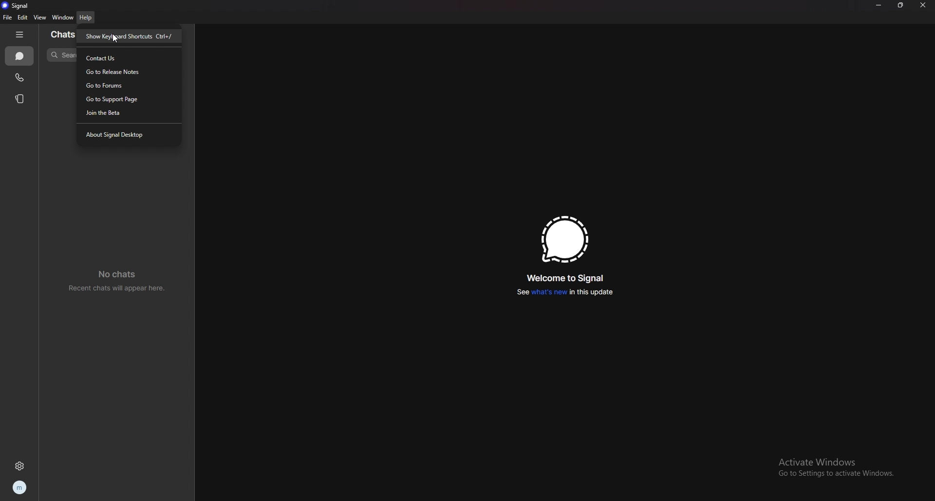 Image resolution: width=935 pixels, height=501 pixels. What do you see at coordinates (129, 85) in the screenshot?
I see `forums` at bounding box center [129, 85].